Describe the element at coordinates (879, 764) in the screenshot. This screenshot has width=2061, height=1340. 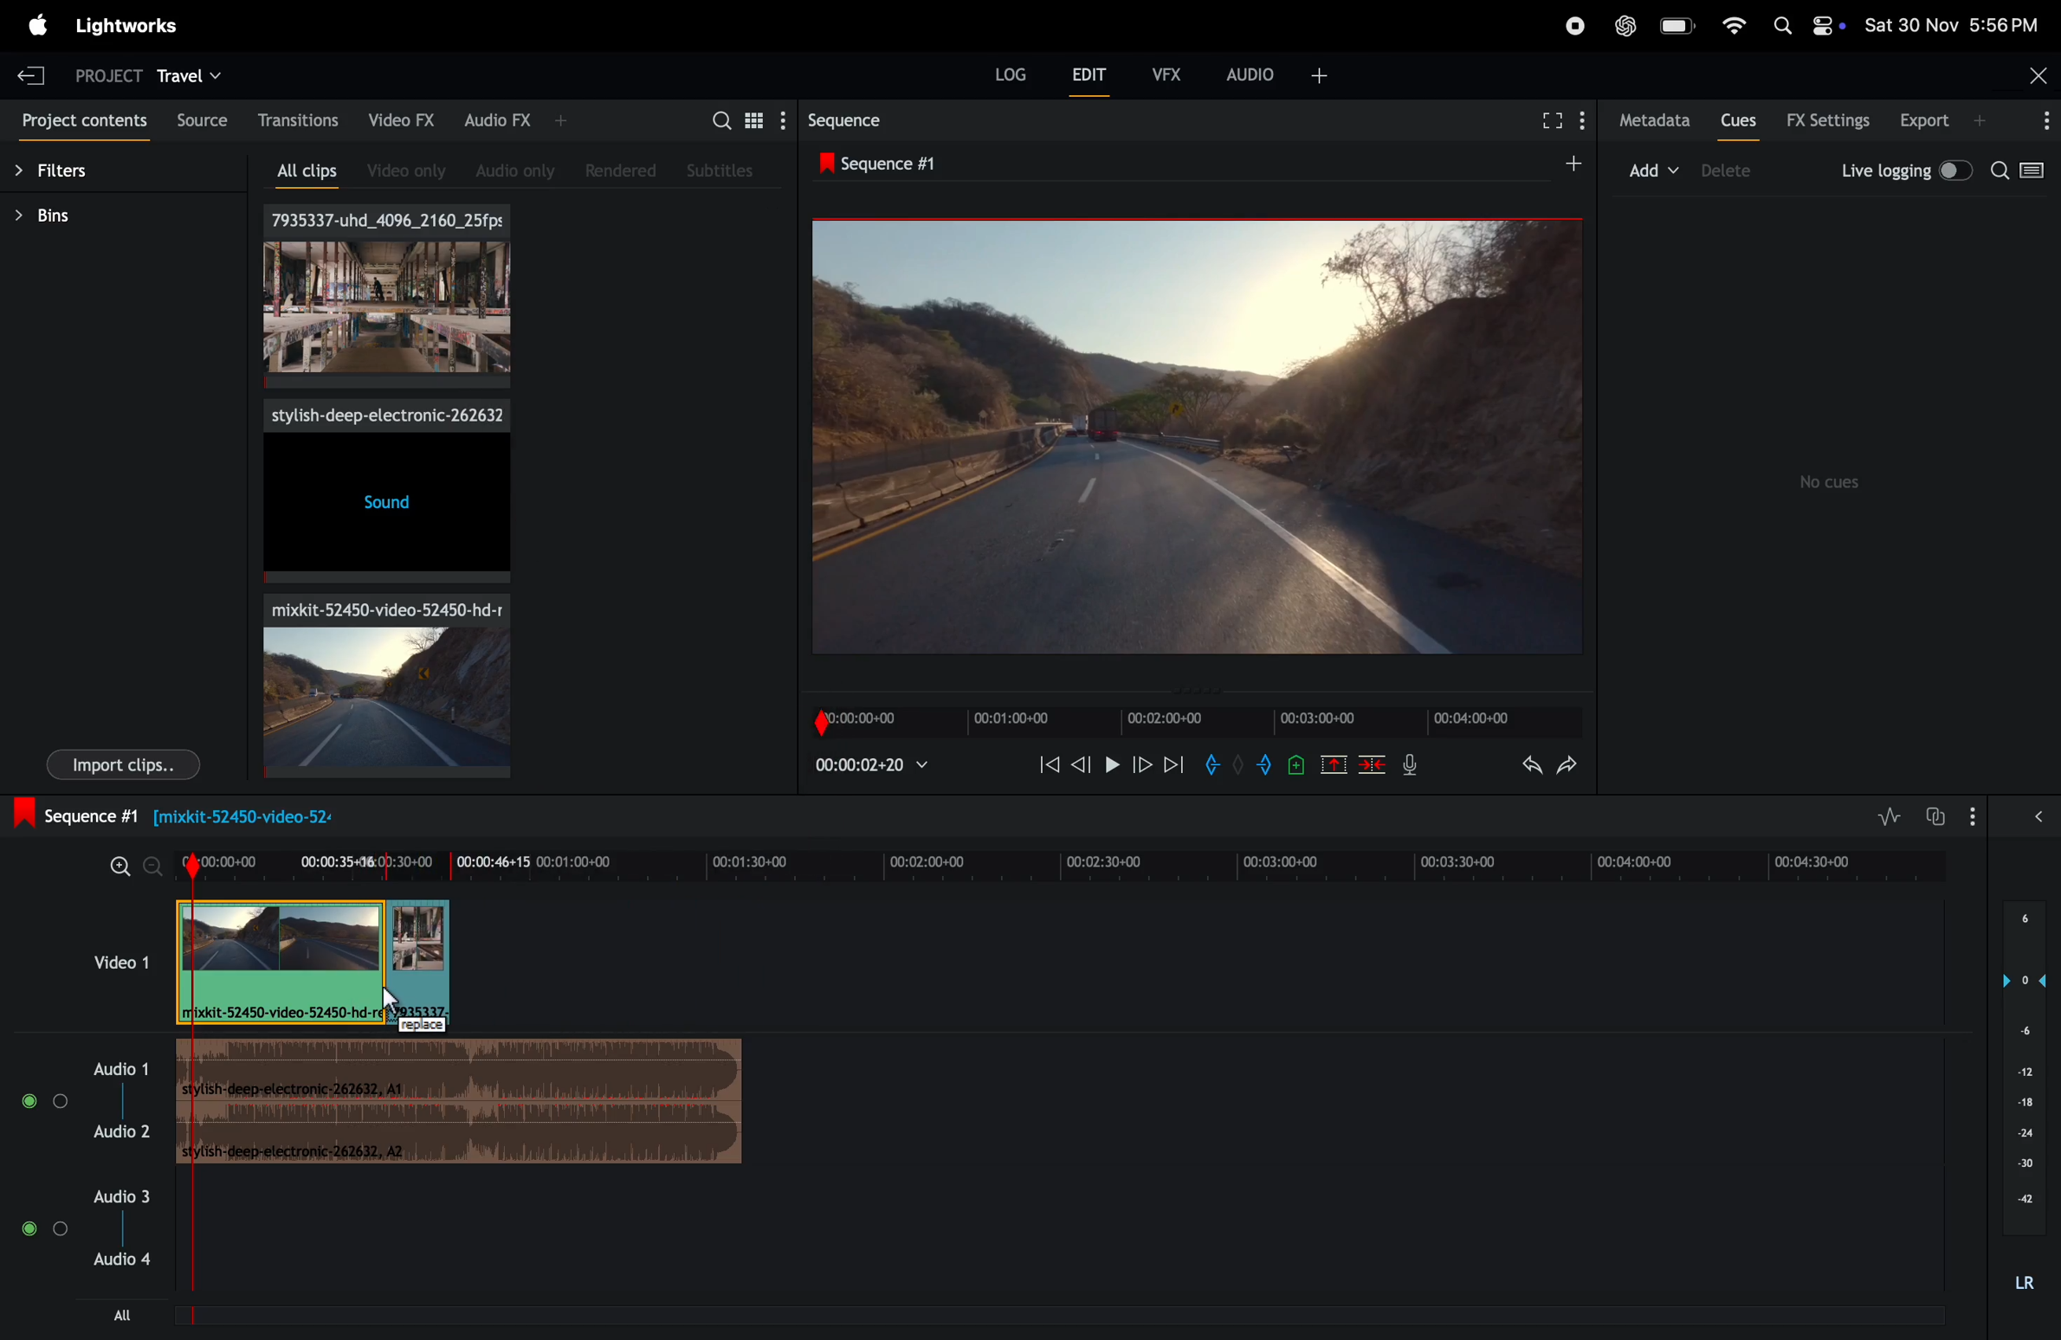
I see `playback time` at that location.